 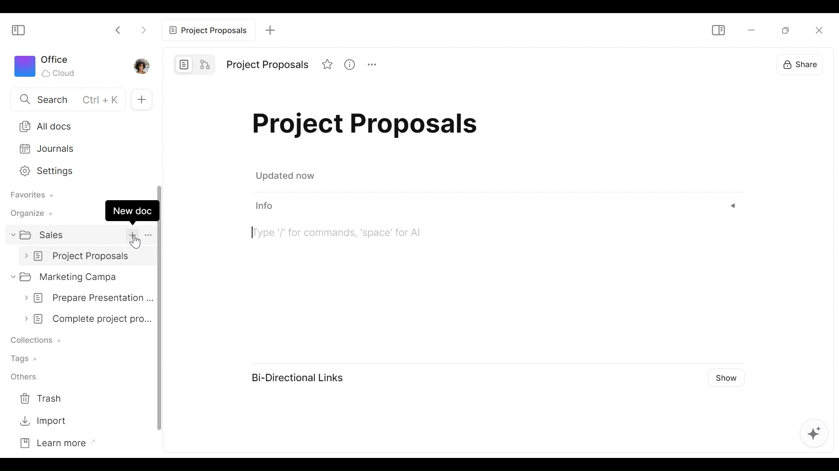 What do you see at coordinates (135, 242) in the screenshot?
I see `cursor pointer` at bounding box center [135, 242].